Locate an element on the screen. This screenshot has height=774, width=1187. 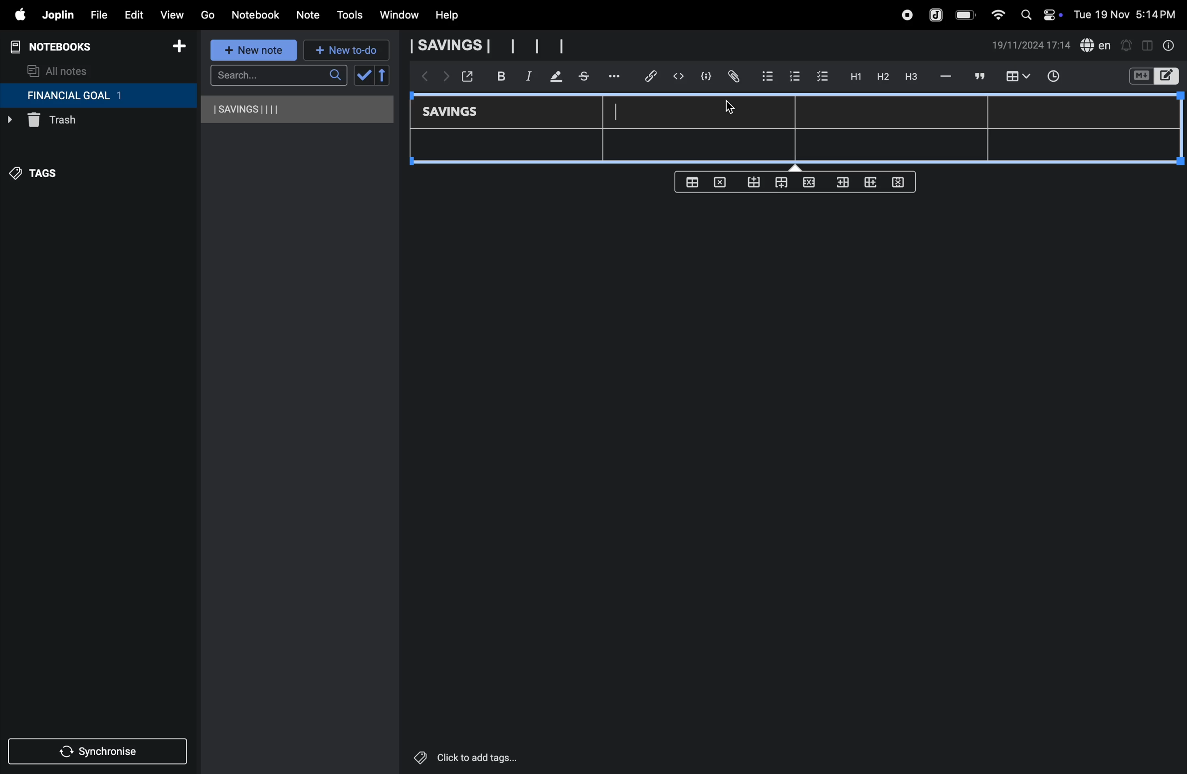
backward is located at coordinates (421, 77).